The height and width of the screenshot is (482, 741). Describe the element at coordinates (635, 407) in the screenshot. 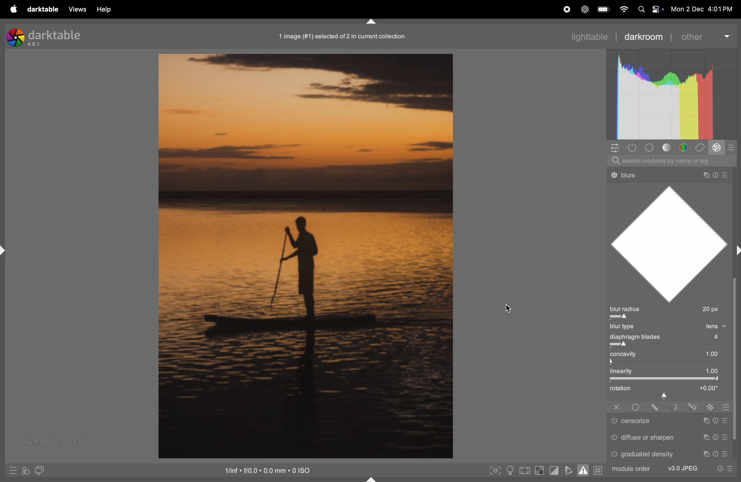

I see `` at that location.